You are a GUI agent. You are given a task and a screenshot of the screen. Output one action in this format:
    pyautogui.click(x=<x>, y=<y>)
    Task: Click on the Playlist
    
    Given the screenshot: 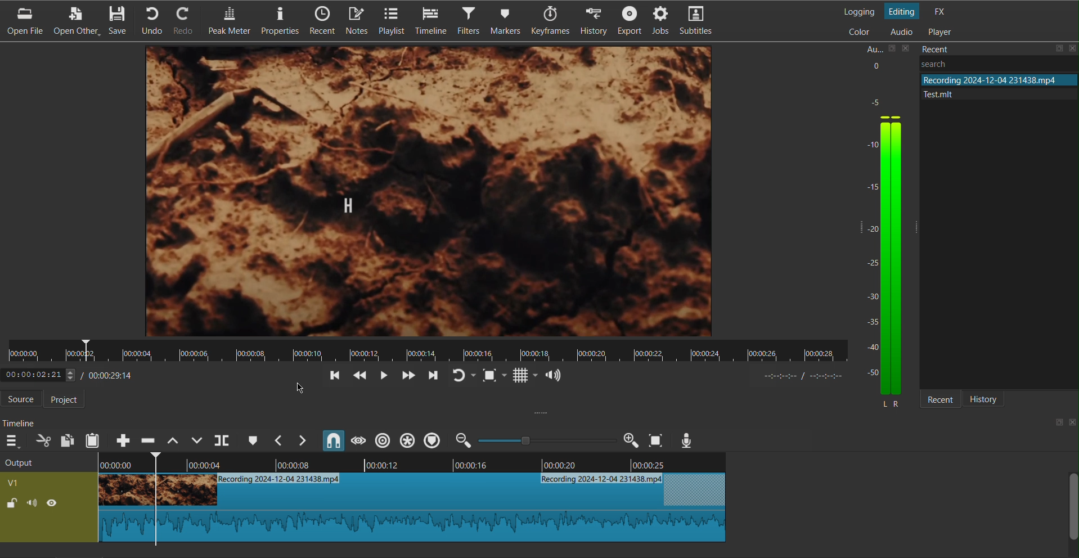 What is the action you would take?
    pyautogui.click(x=395, y=20)
    